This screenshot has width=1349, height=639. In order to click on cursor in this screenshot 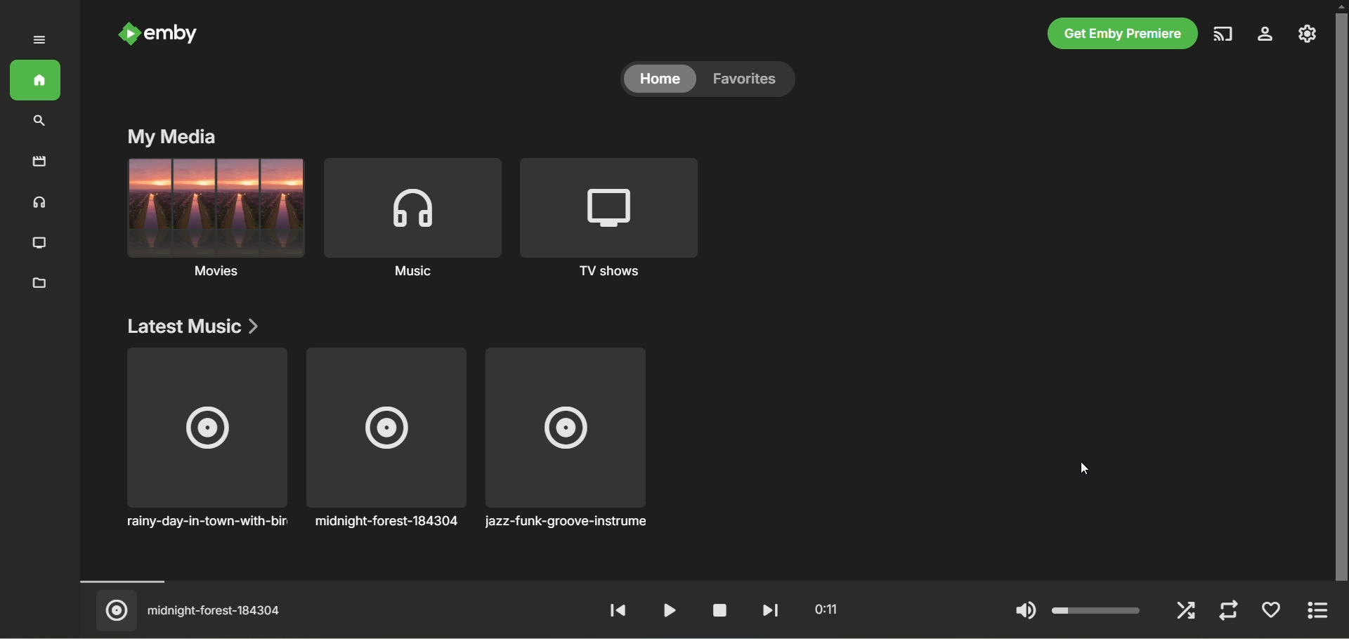, I will do `click(1086, 472)`.